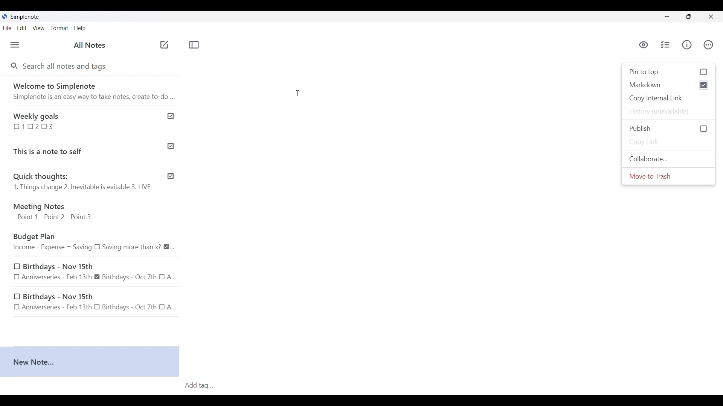 Image resolution: width=723 pixels, height=406 pixels. I want to click on  Birthdays - Nov 15th , so click(94, 272).